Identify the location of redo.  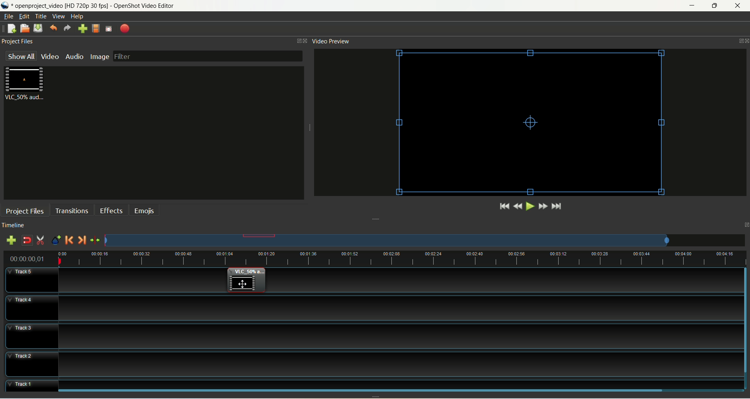
(68, 28).